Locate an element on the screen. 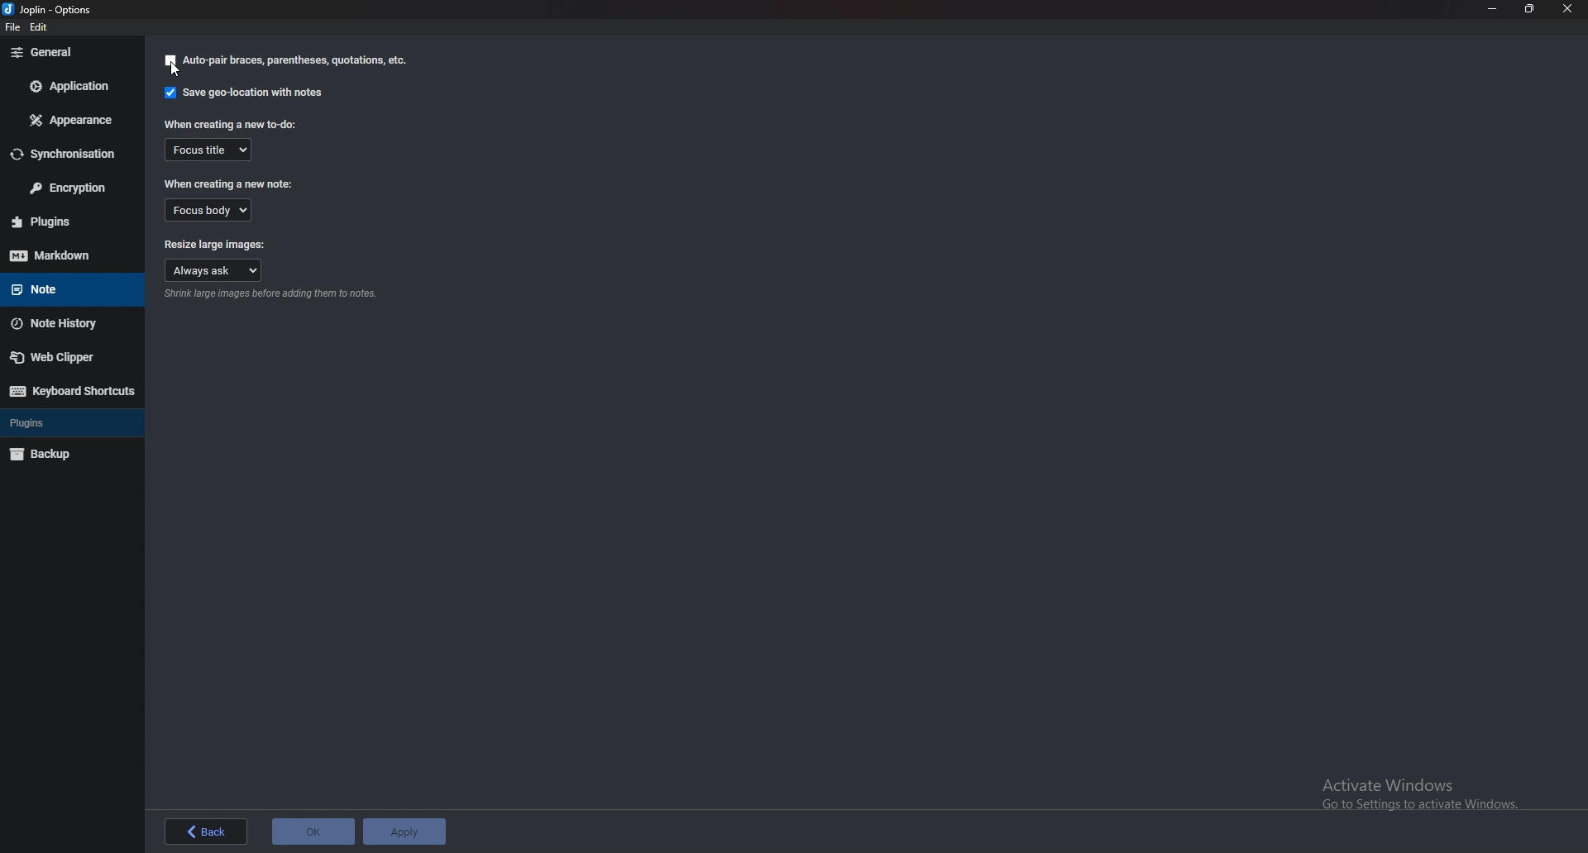 The height and width of the screenshot is (853, 1588). When creating a new note is located at coordinates (233, 183).